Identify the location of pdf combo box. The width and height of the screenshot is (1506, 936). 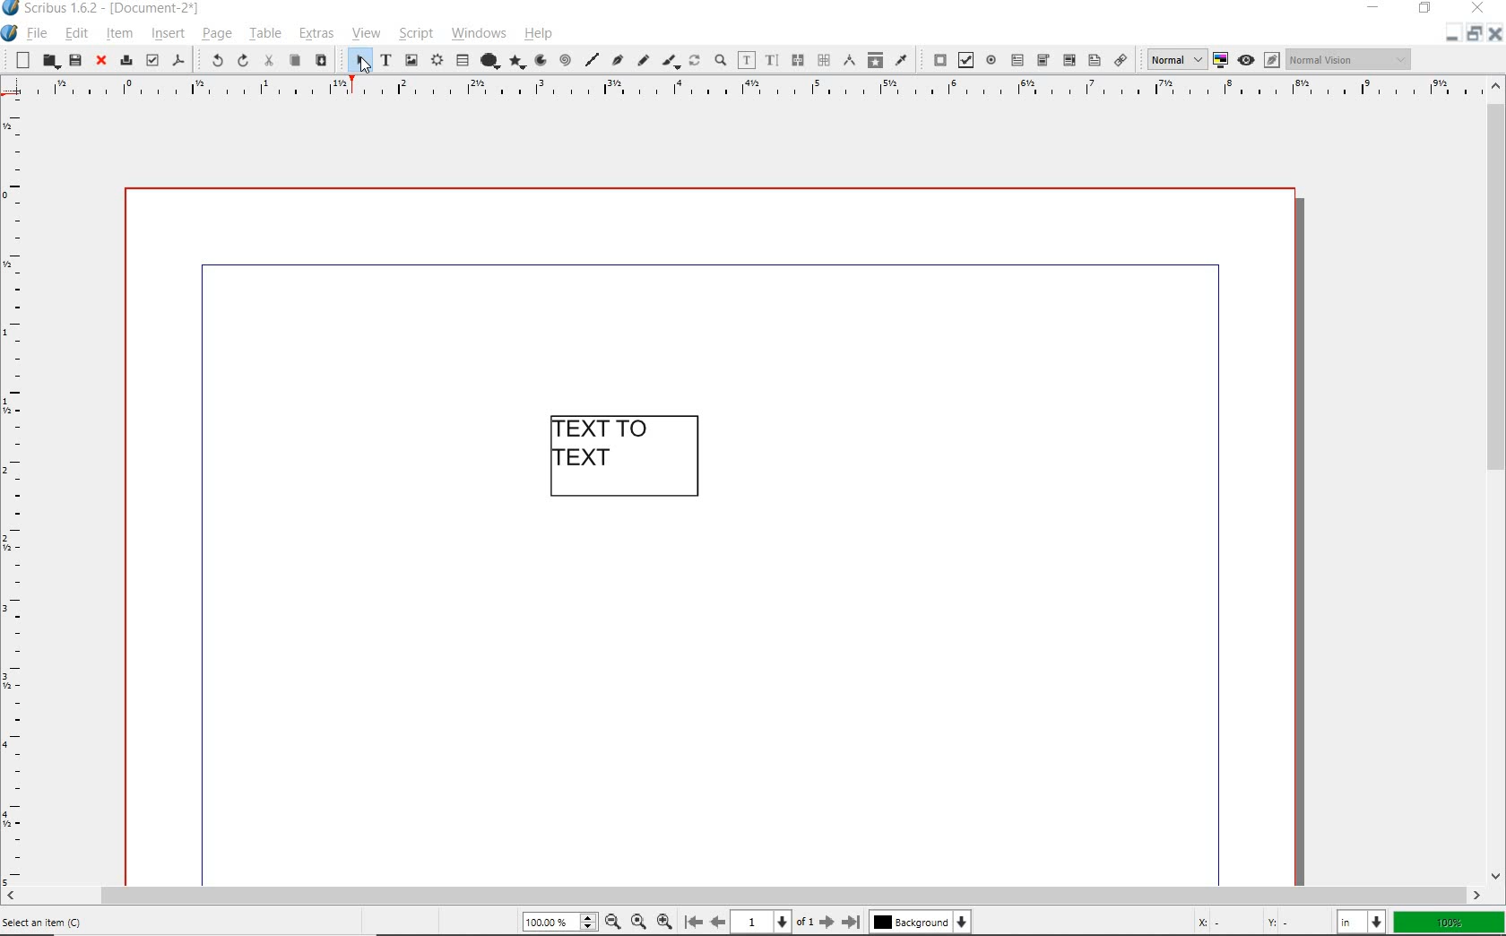
(1069, 61).